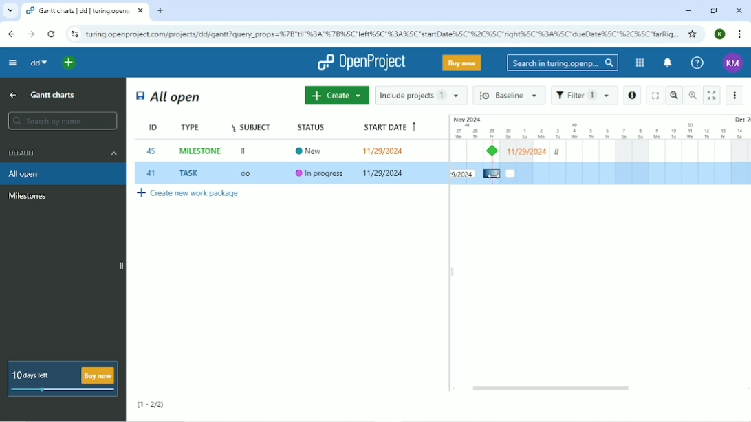  What do you see at coordinates (10, 10) in the screenshot?
I see `Search tabs` at bounding box center [10, 10].